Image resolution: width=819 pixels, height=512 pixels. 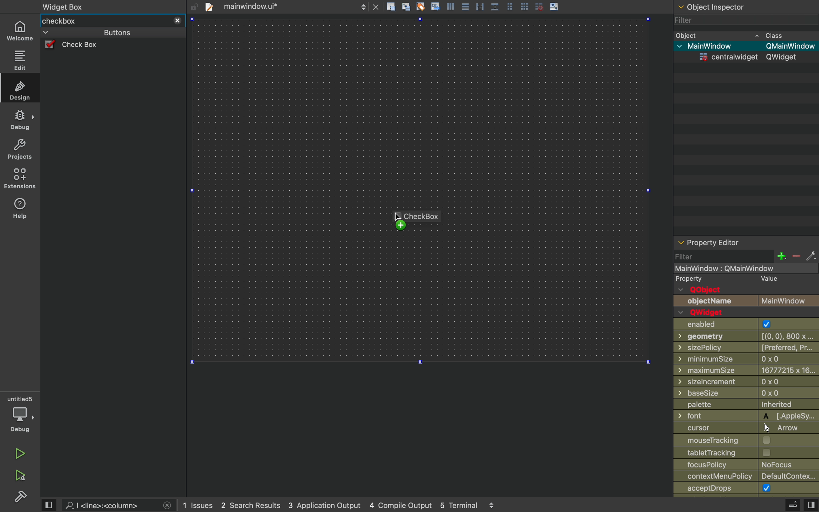 I want to click on disable grid snap, so click(x=538, y=6).